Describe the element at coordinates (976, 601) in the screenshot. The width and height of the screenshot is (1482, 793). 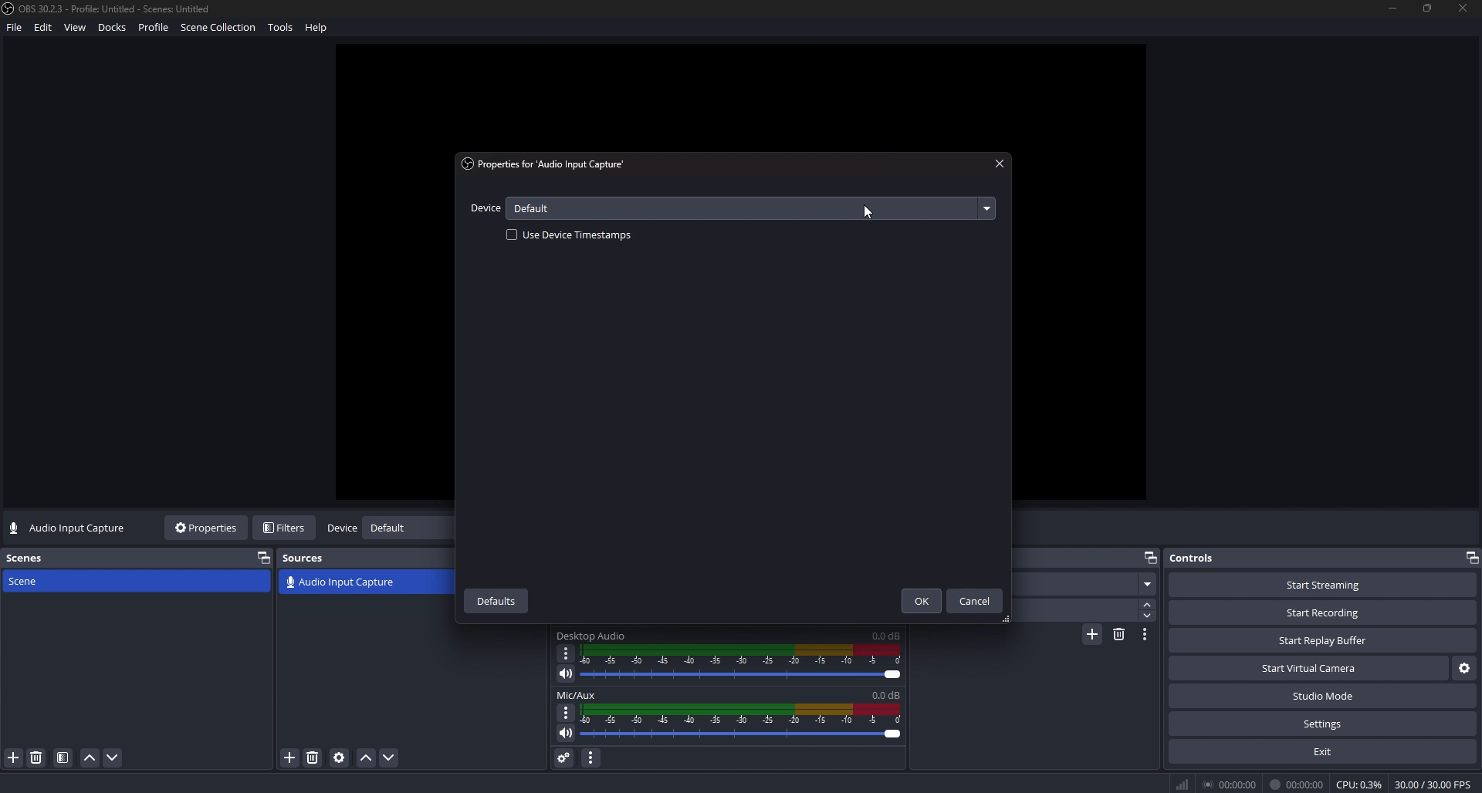
I see `cancel` at that location.